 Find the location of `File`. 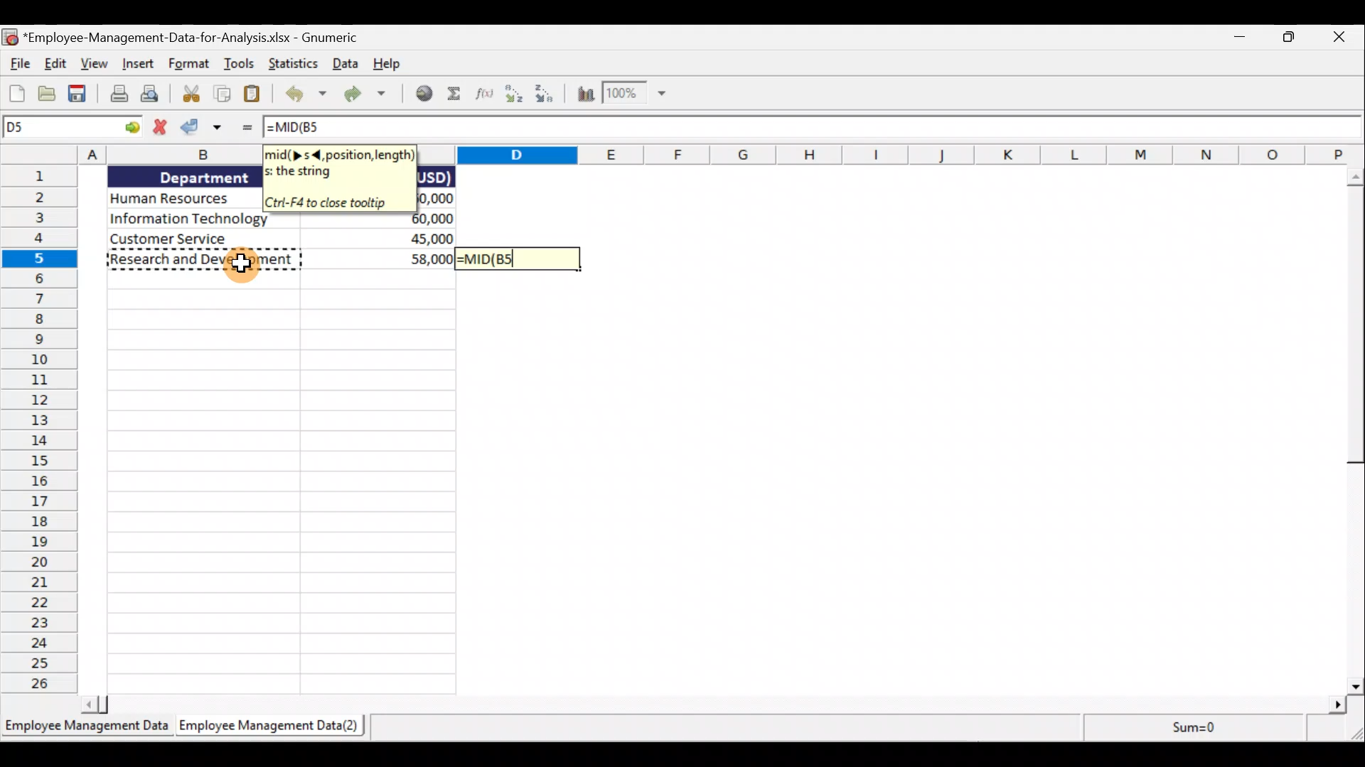

File is located at coordinates (18, 62).